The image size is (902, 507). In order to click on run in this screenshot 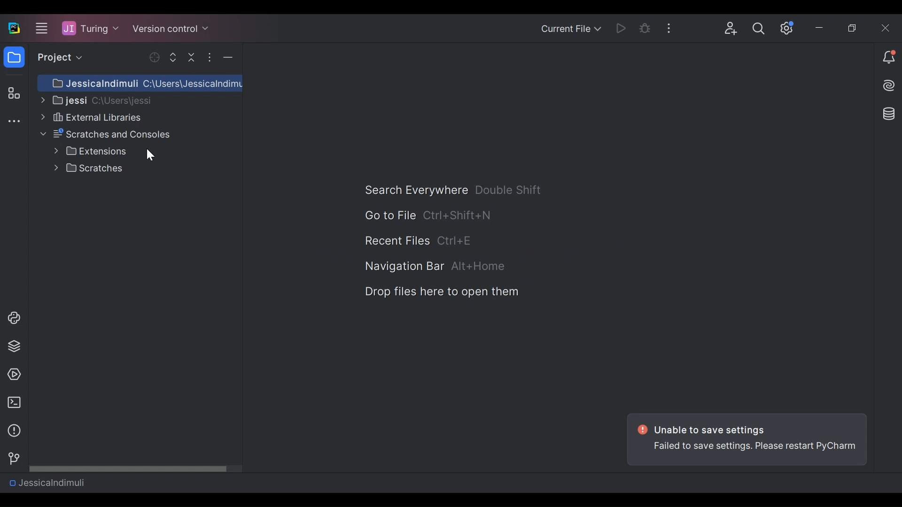, I will do `click(12, 375)`.